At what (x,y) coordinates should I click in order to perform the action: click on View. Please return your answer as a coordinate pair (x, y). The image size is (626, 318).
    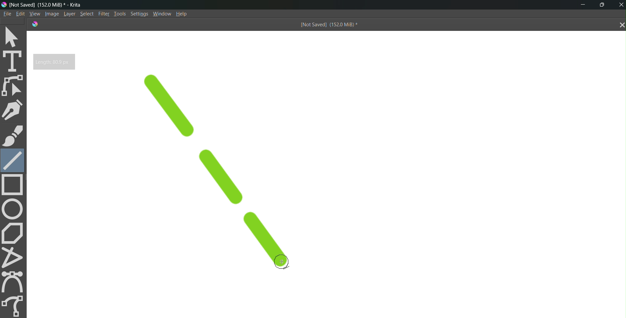
    Looking at the image, I should click on (34, 13).